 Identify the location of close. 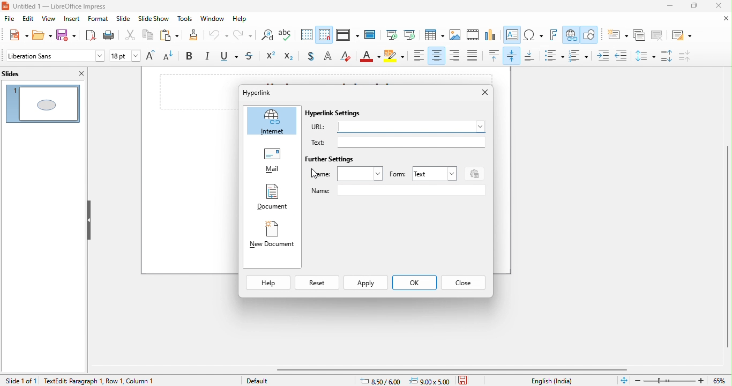
(721, 6).